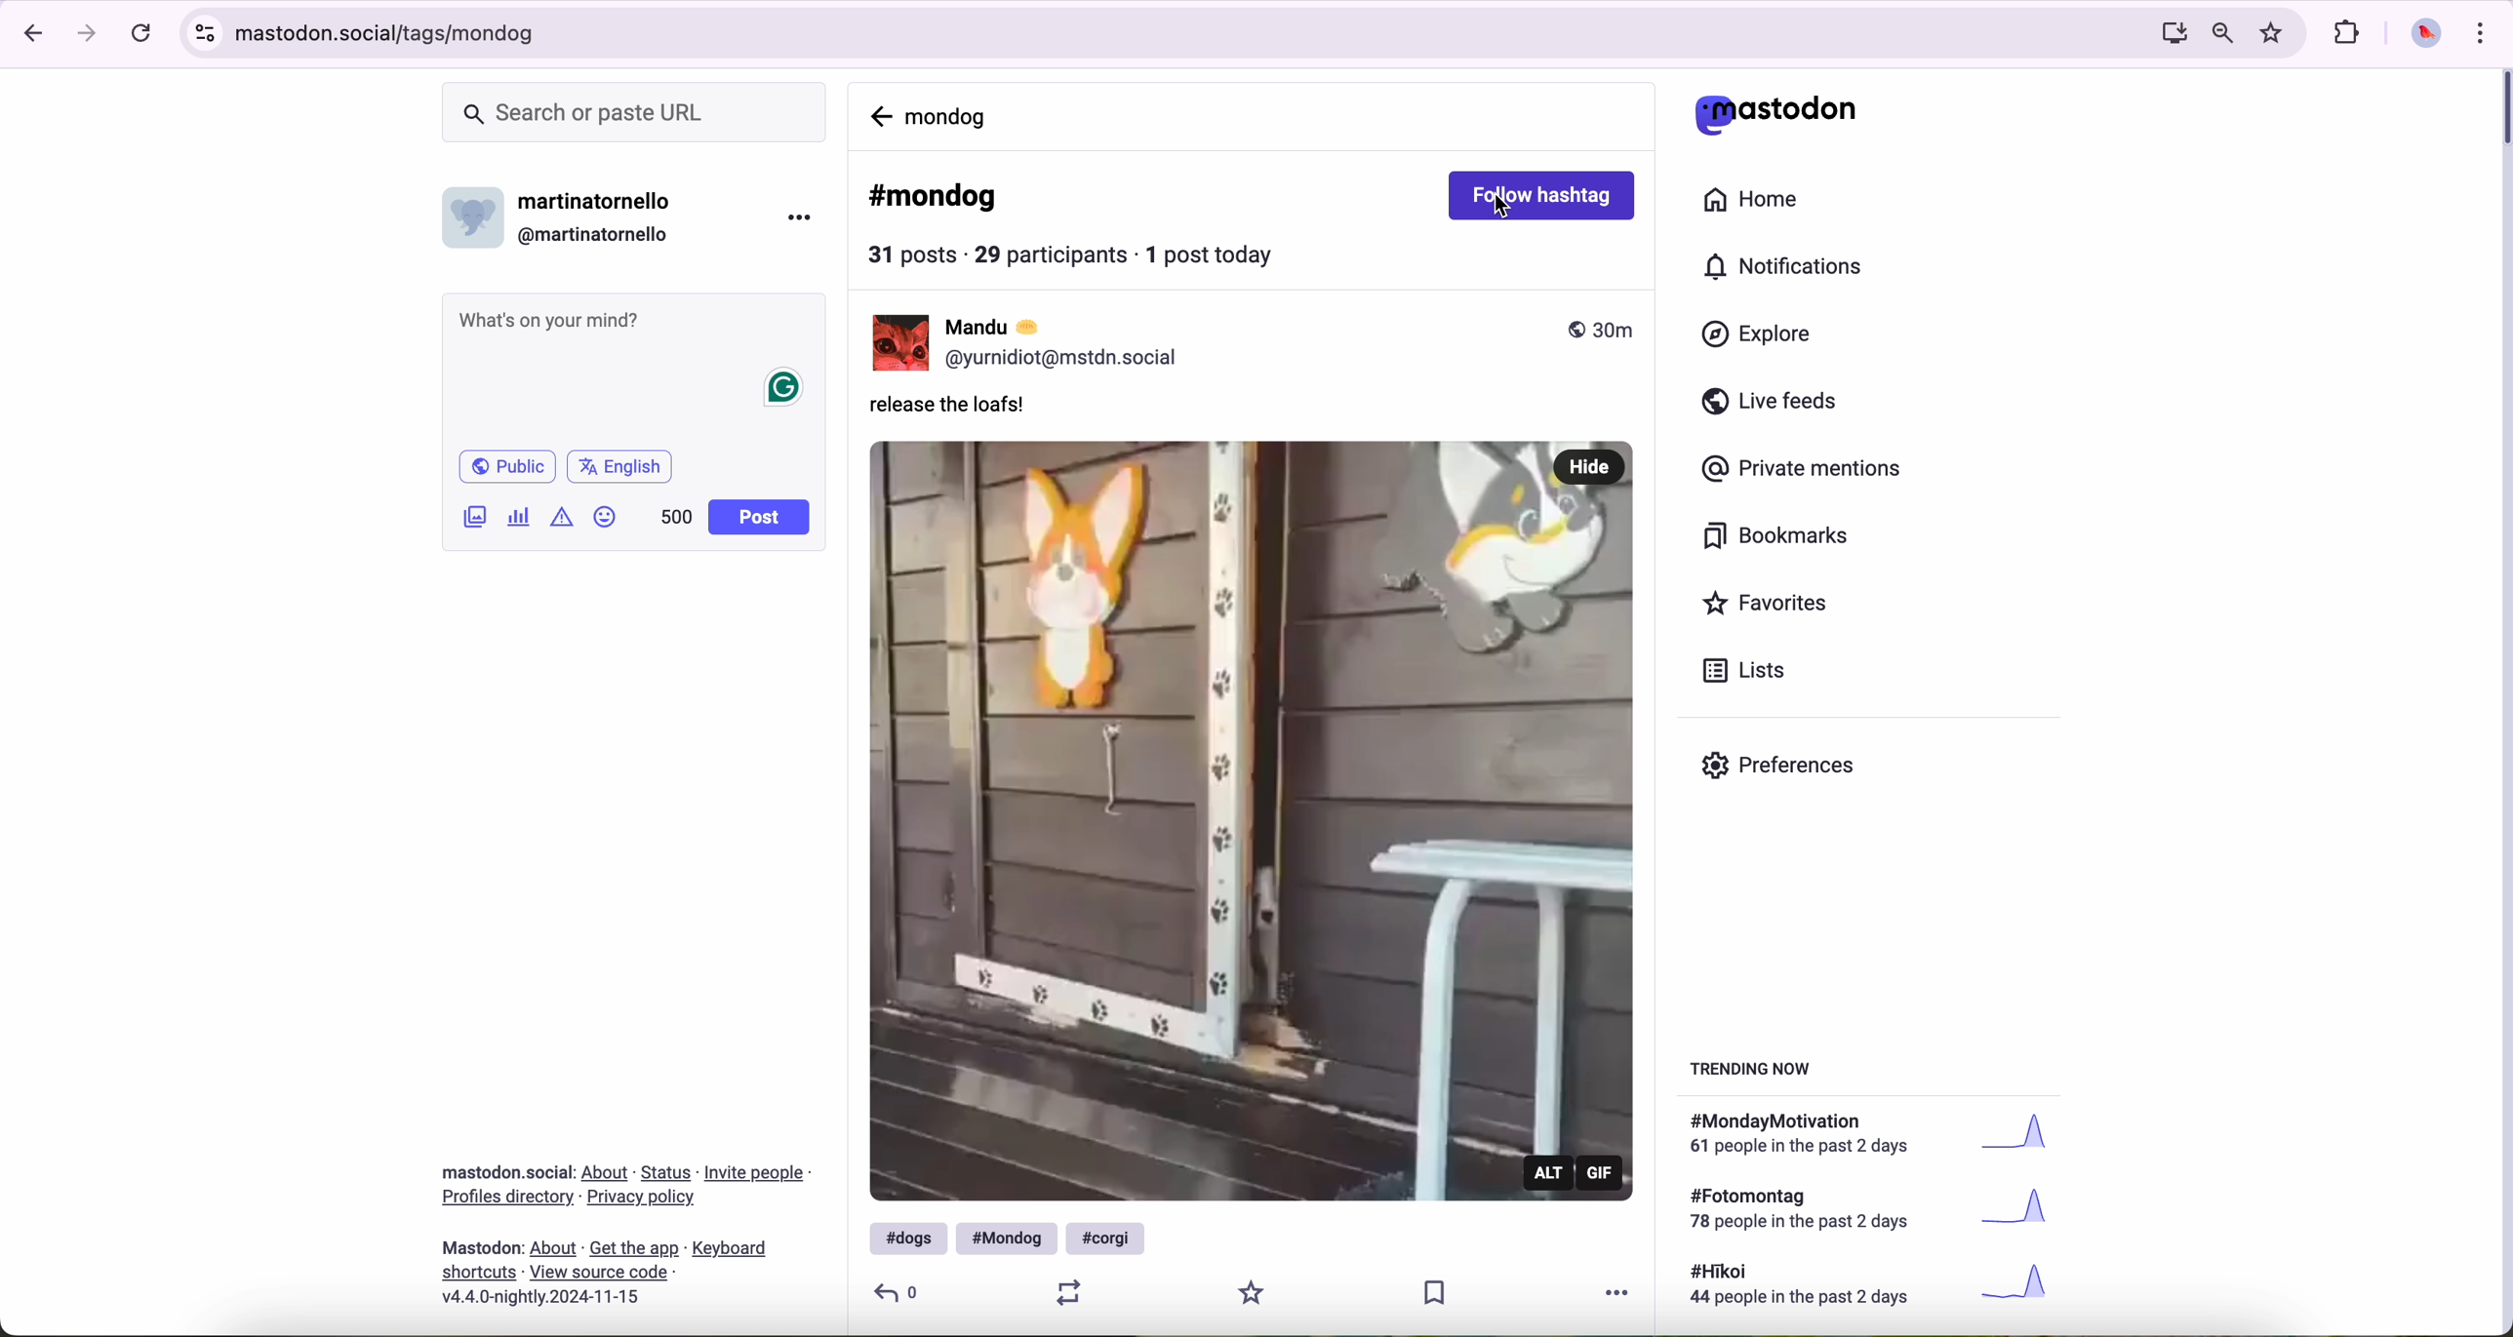  I want to click on link, so click(480, 1274).